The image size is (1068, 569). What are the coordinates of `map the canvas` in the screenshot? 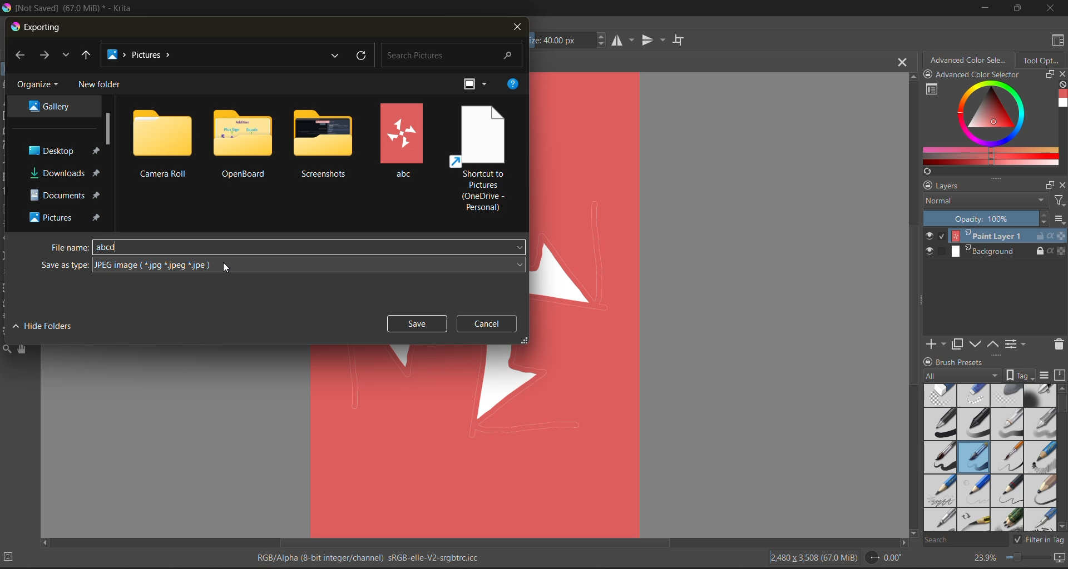 It's located at (1059, 559).